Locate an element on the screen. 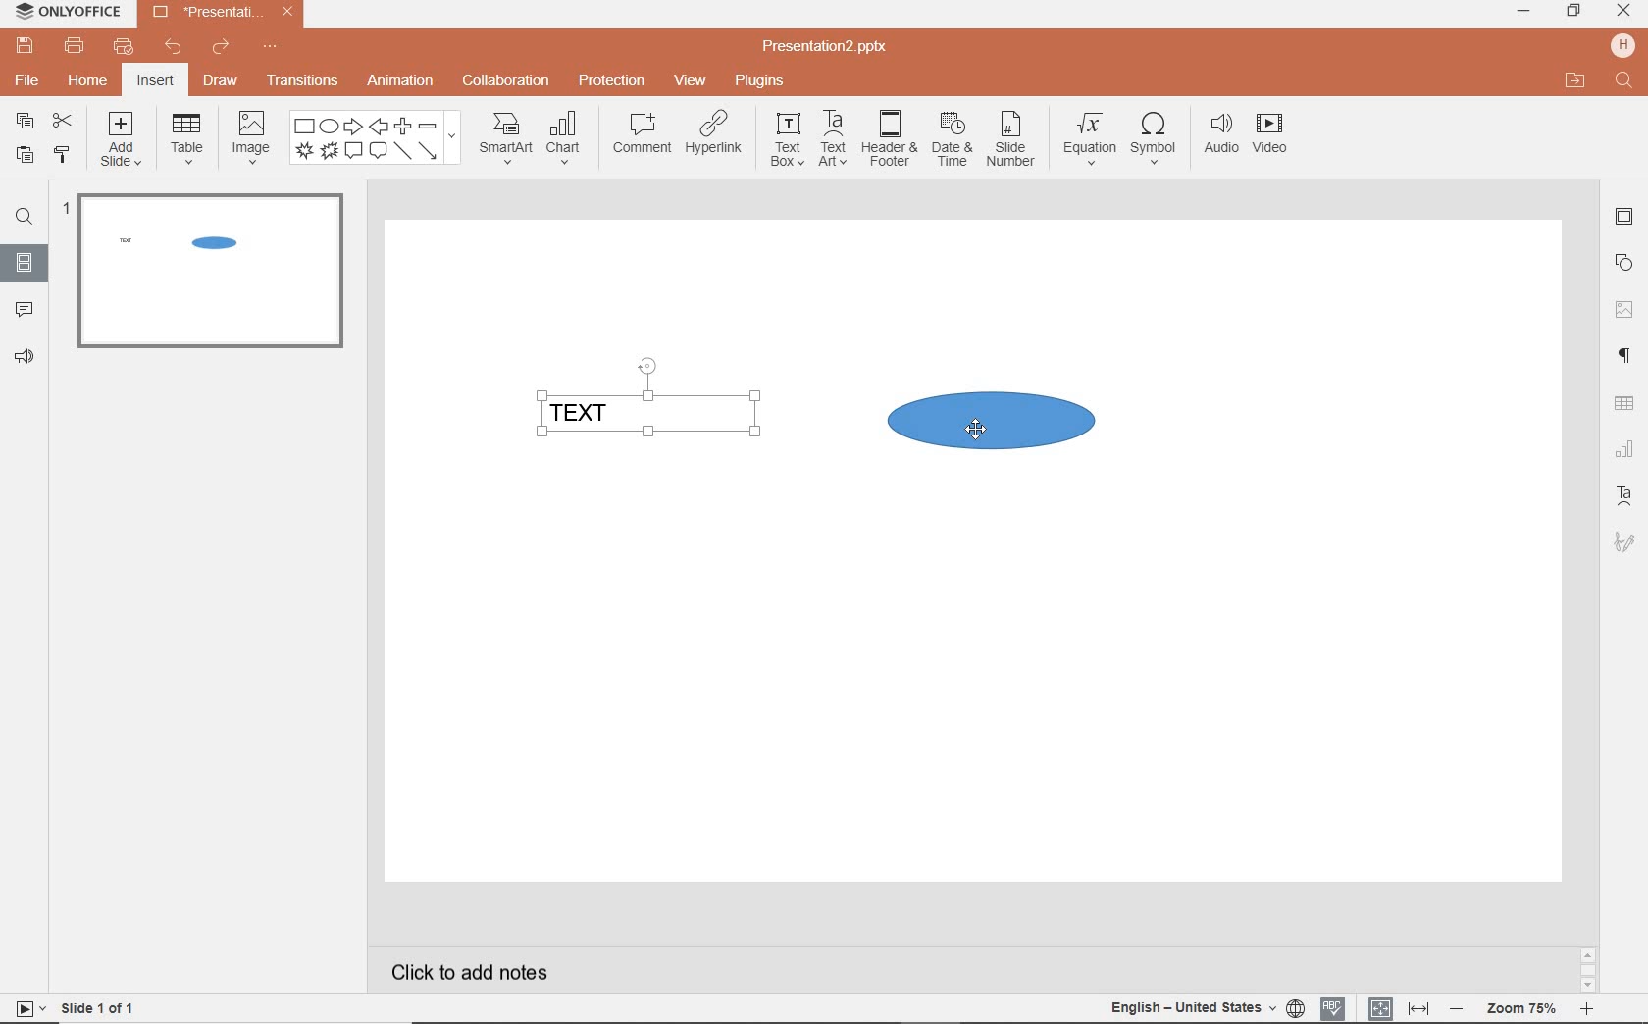 Image resolution: width=1648 pixels, height=1024 pixels. home is located at coordinates (89, 81).